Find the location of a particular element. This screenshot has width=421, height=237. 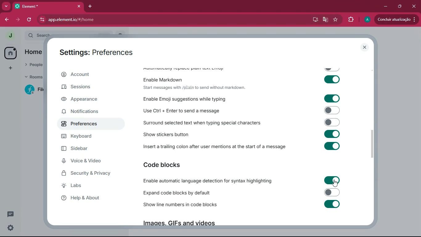

appearance is located at coordinates (86, 100).